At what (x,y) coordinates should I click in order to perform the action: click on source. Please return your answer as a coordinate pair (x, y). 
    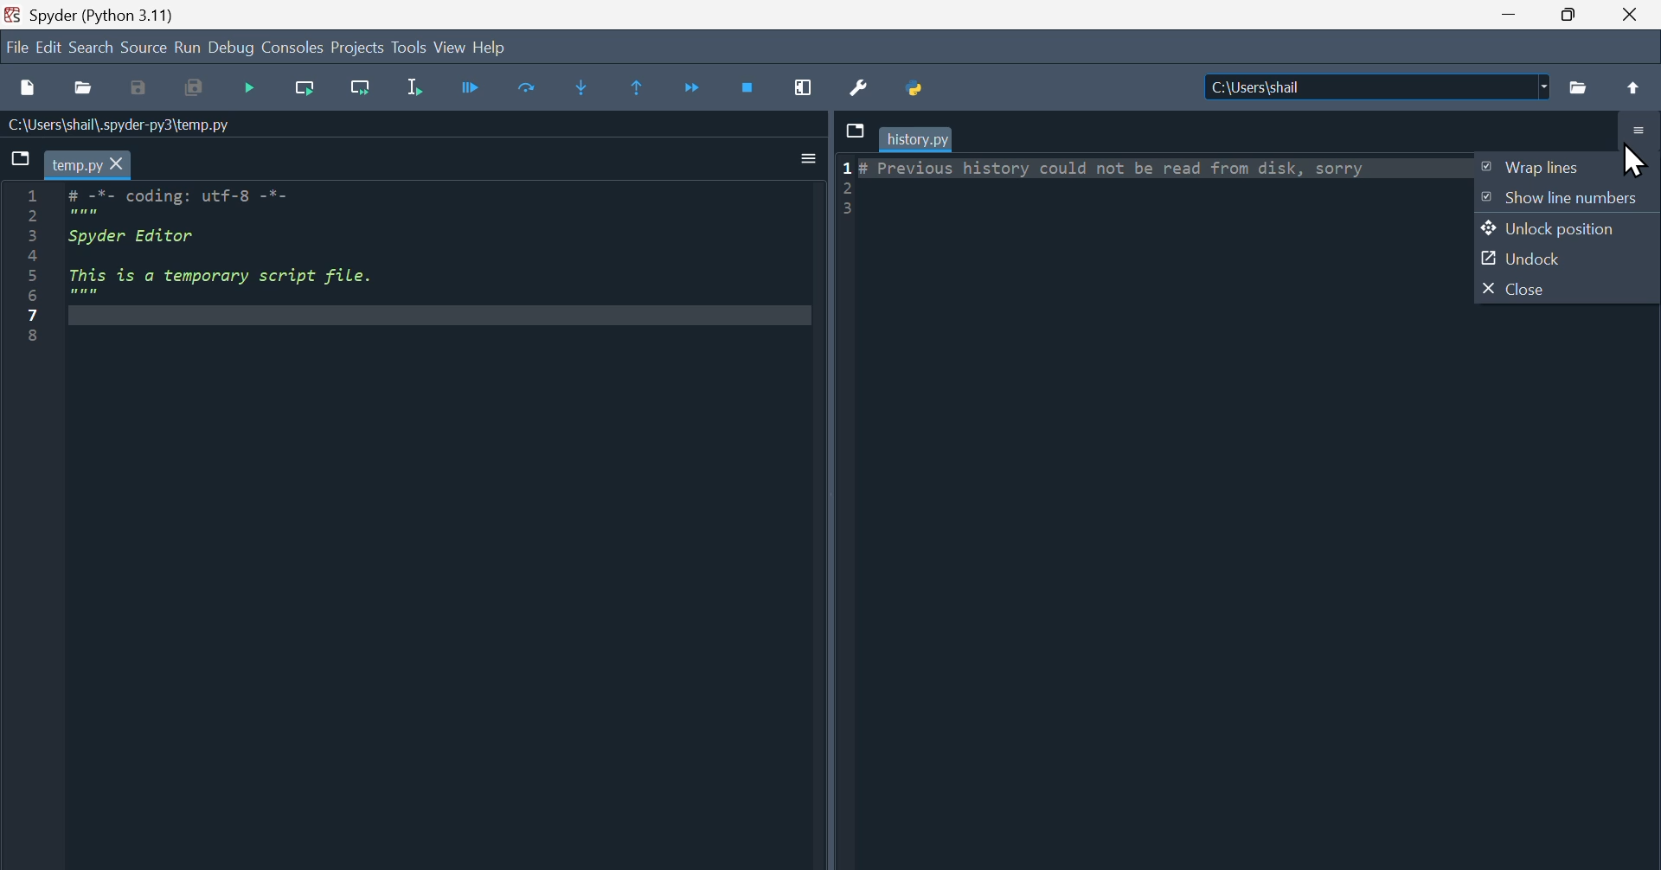
    Looking at the image, I should click on (144, 48).